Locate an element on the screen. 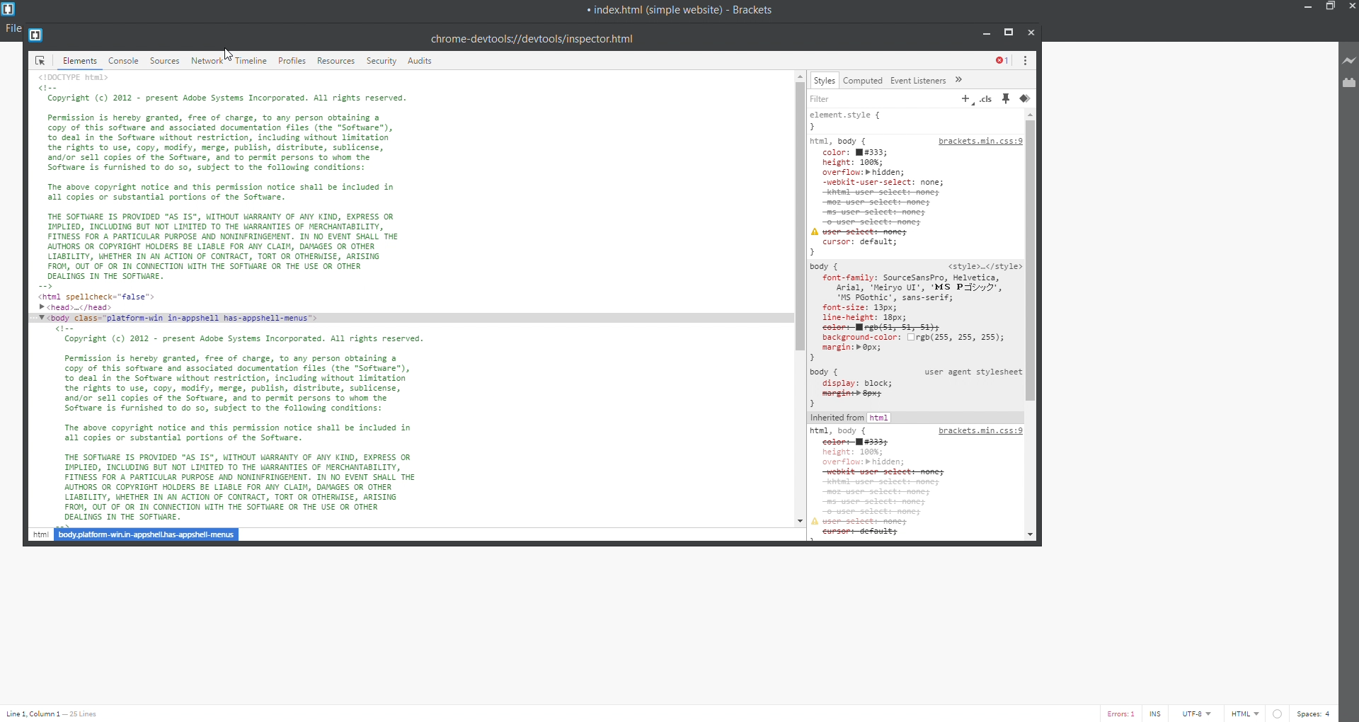 The image size is (1359, 722). elements is located at coordinates (79, 61).